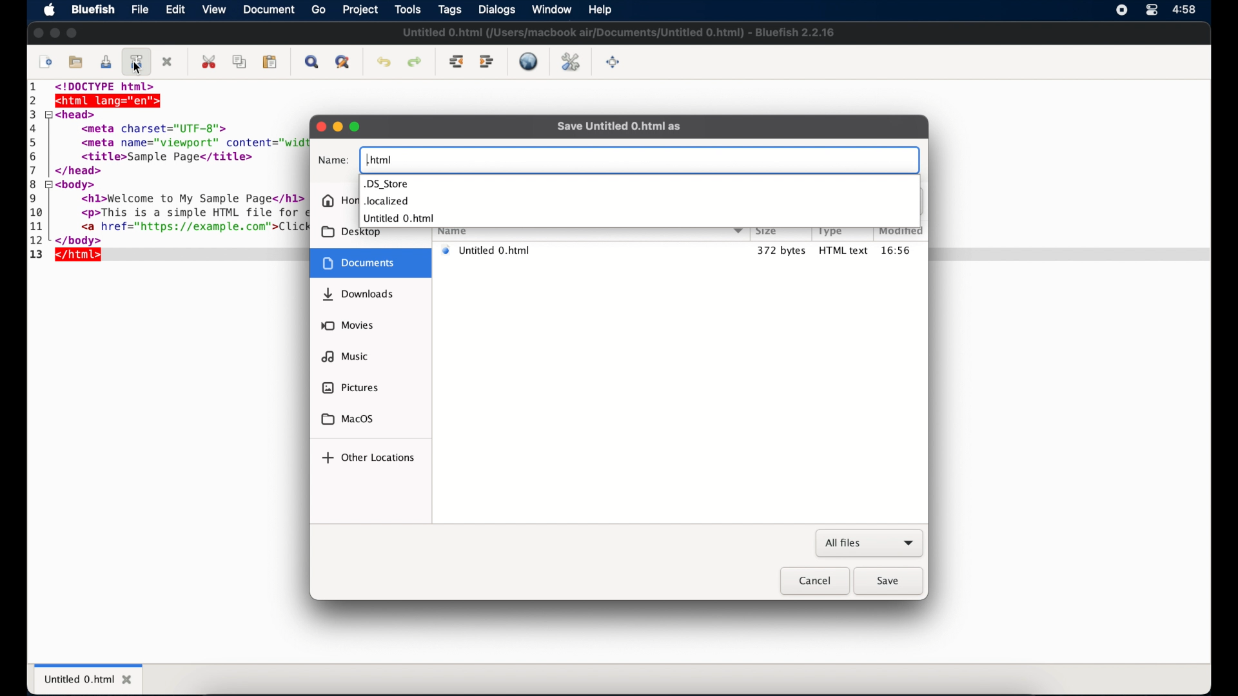  Describe the element at coordinates (369, 263) in the screenshot. I see `document` at that location.